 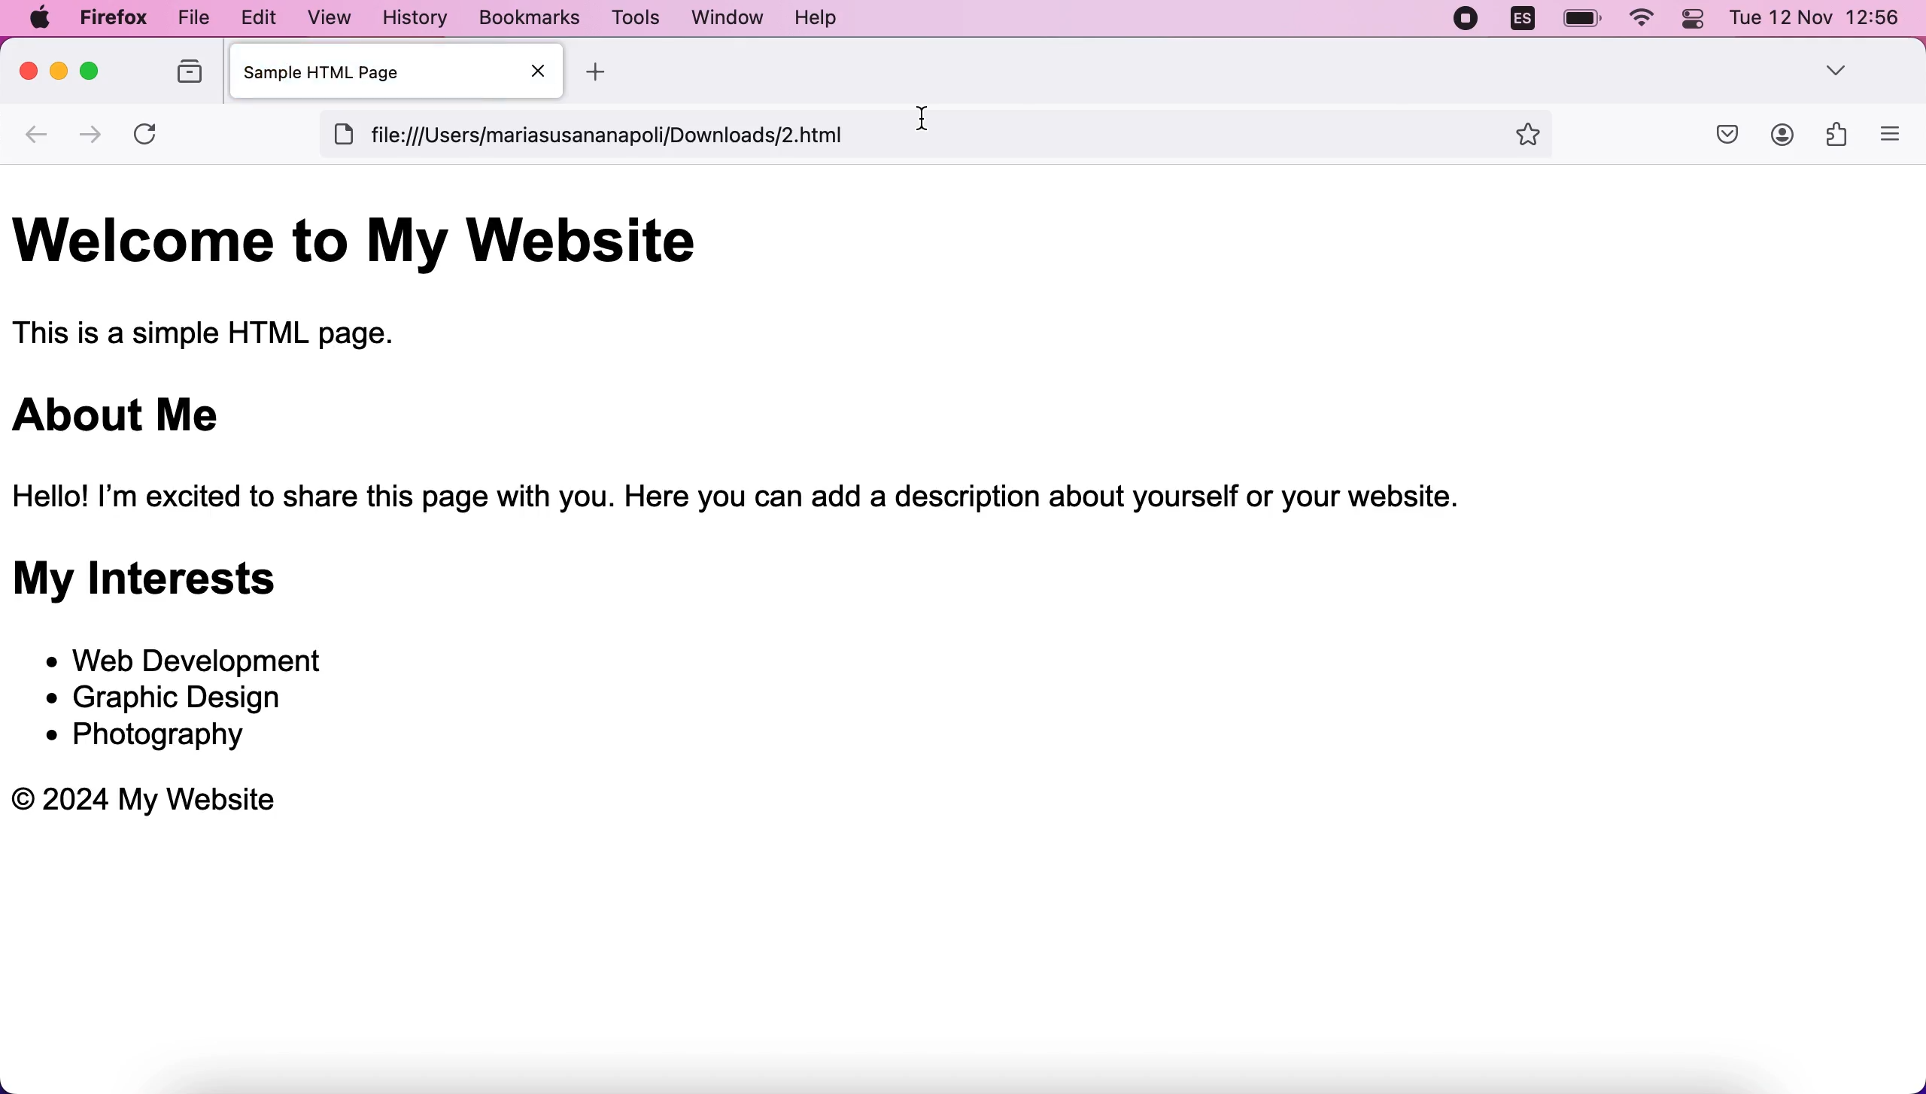 I want to click on file, so click(x=188, y=17).